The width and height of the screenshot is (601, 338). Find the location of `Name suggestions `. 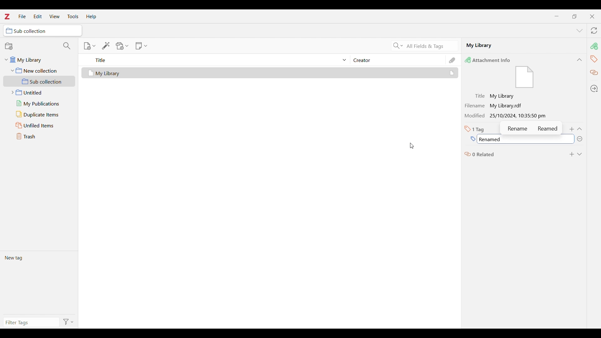

Name suggestions  is located at coordinates (531, 128).